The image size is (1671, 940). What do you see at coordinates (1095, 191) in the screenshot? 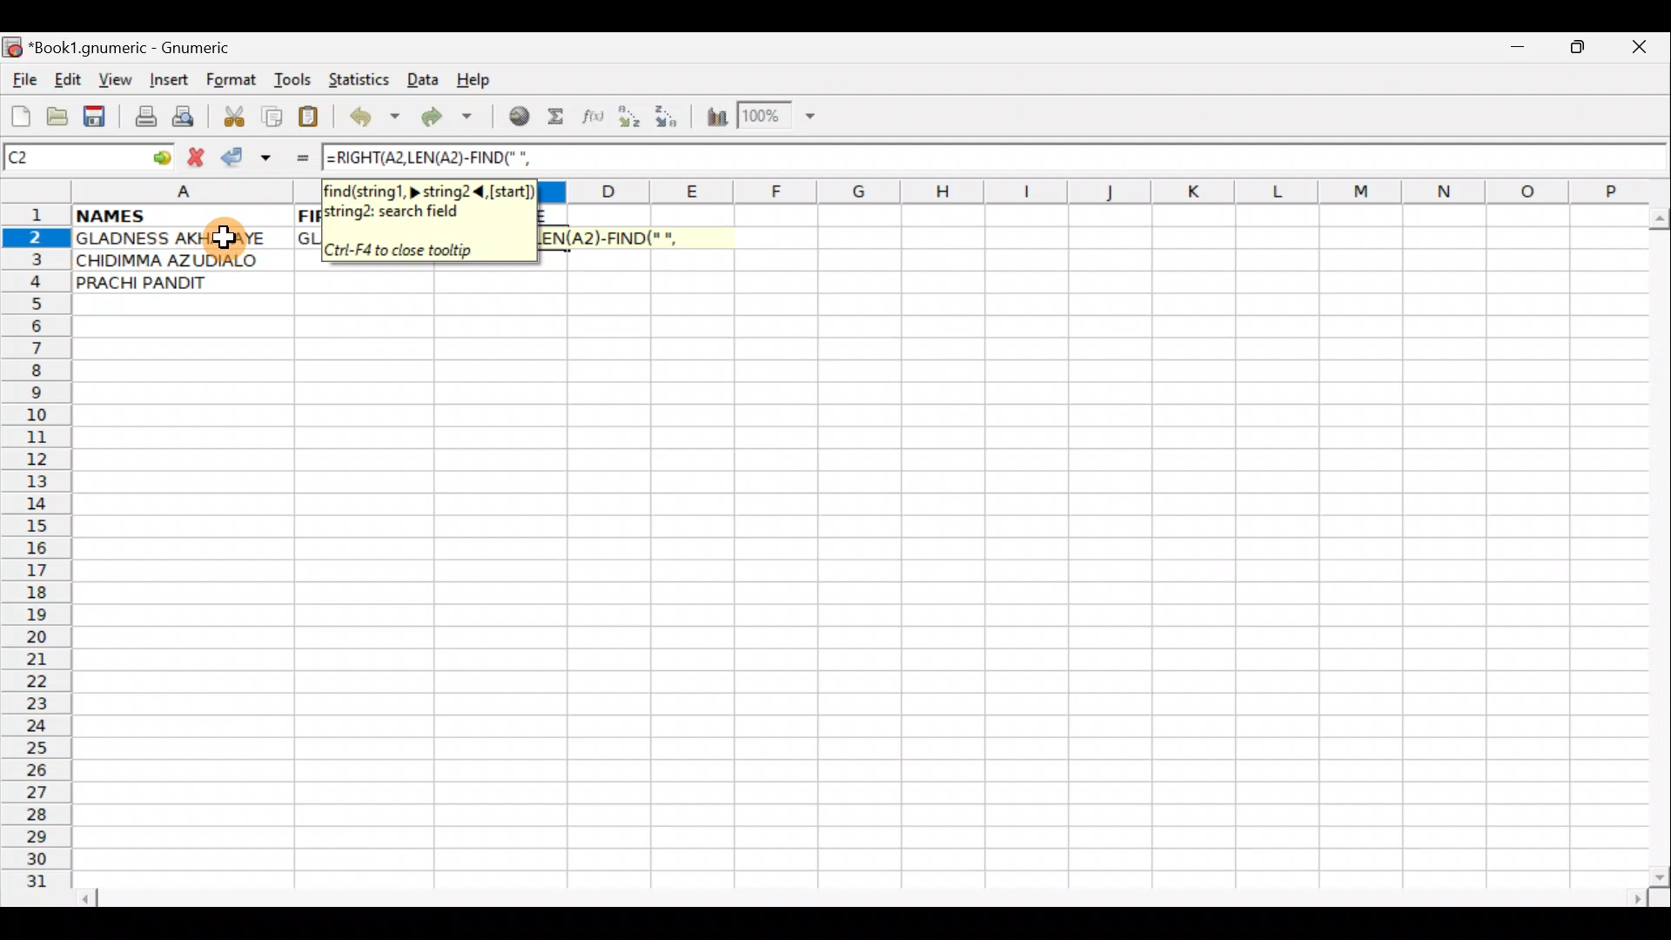
I see `Columns` at bounding box center [1095, 191].